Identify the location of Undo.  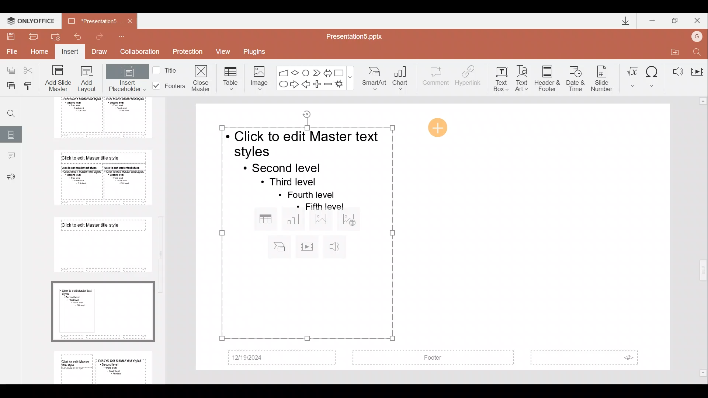
(77, 36).